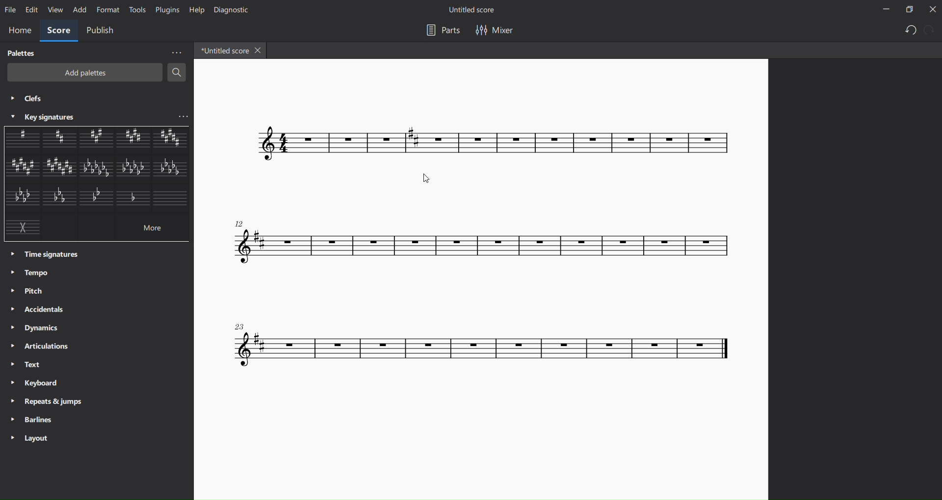 The width and height of the screenshot is (942, 500). I want to click on close, so click(932, 9).